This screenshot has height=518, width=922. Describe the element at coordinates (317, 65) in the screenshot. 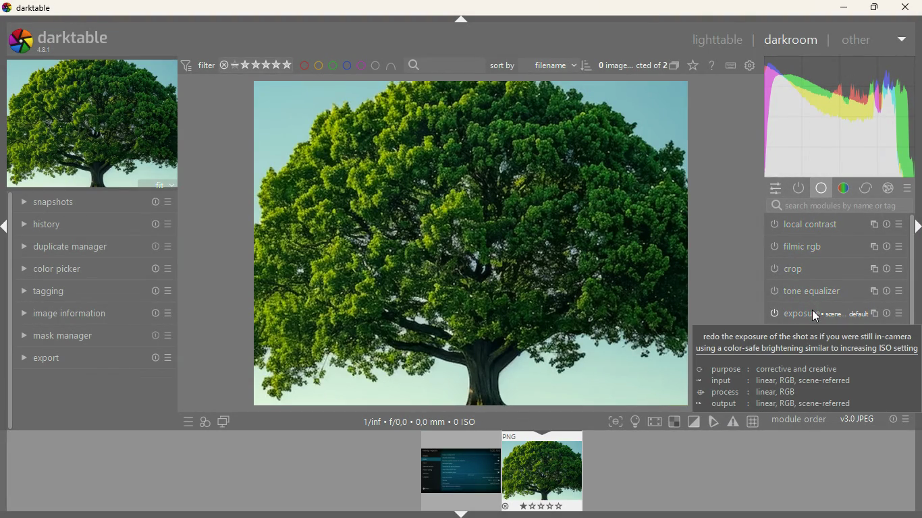

I see `yellow circle` at that location.